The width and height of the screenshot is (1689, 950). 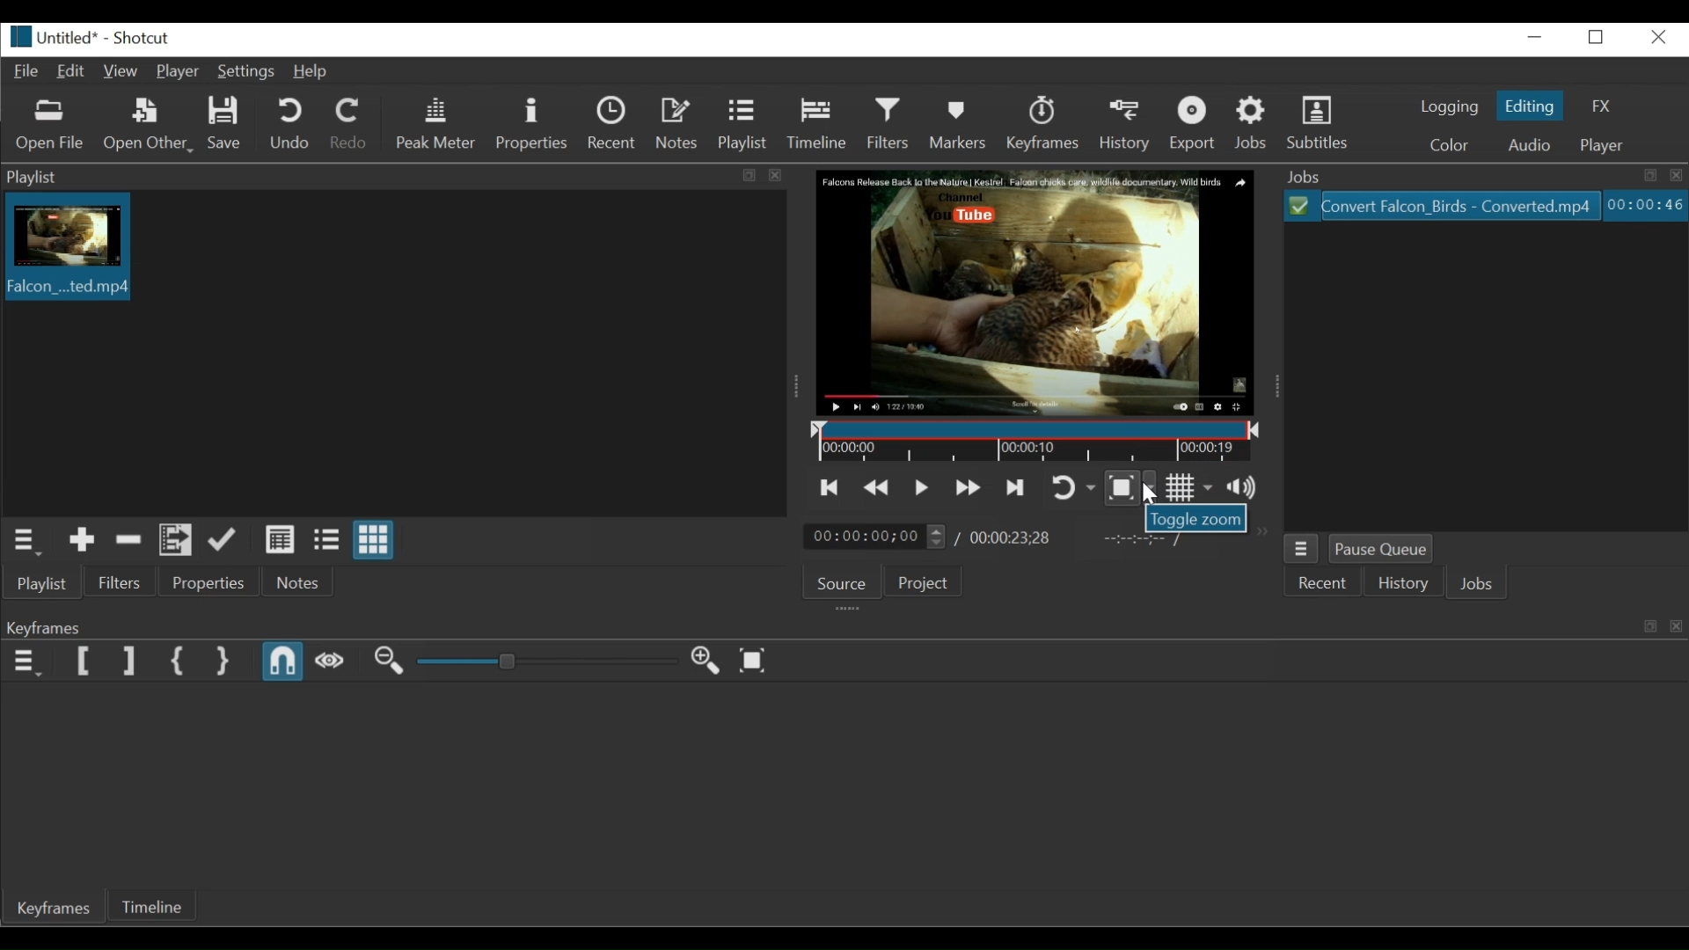 What do you see at coordinates (1645, 206) in the screenshot?
I see `Elapsed Hours: Minutes: Seconds` at bounding box center [1645, 206].